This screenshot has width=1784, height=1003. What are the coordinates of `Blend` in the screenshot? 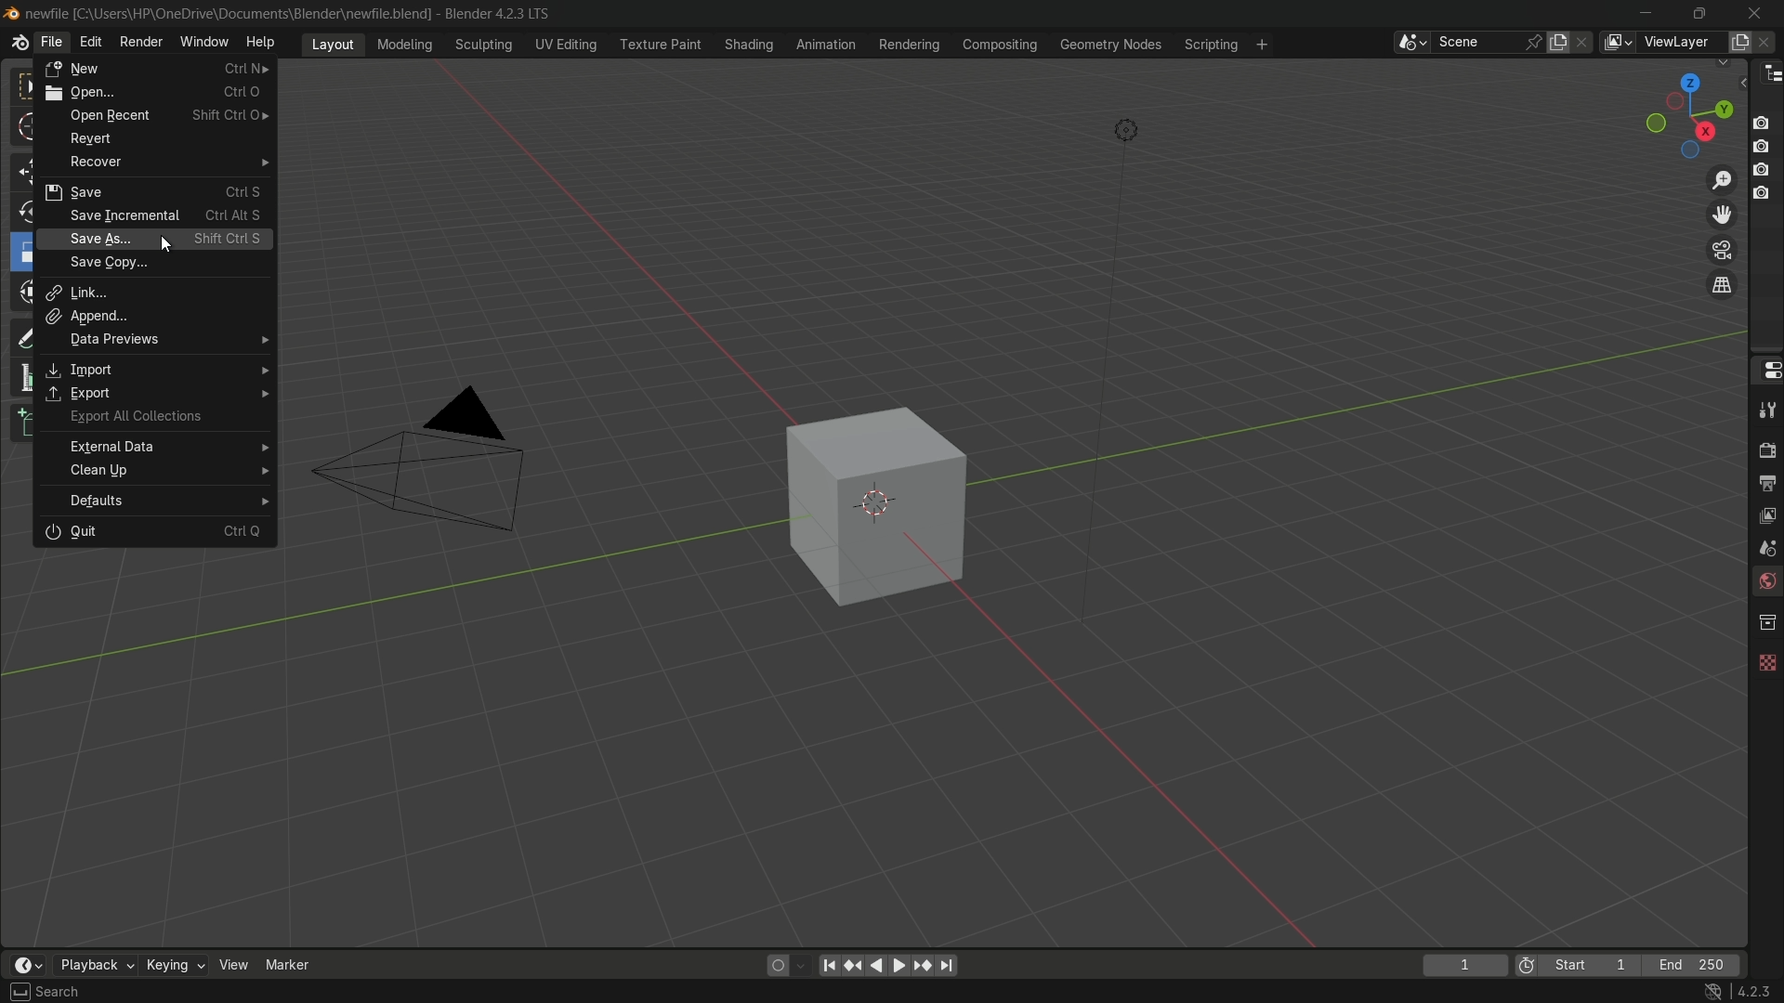 It's located at (11, 12).